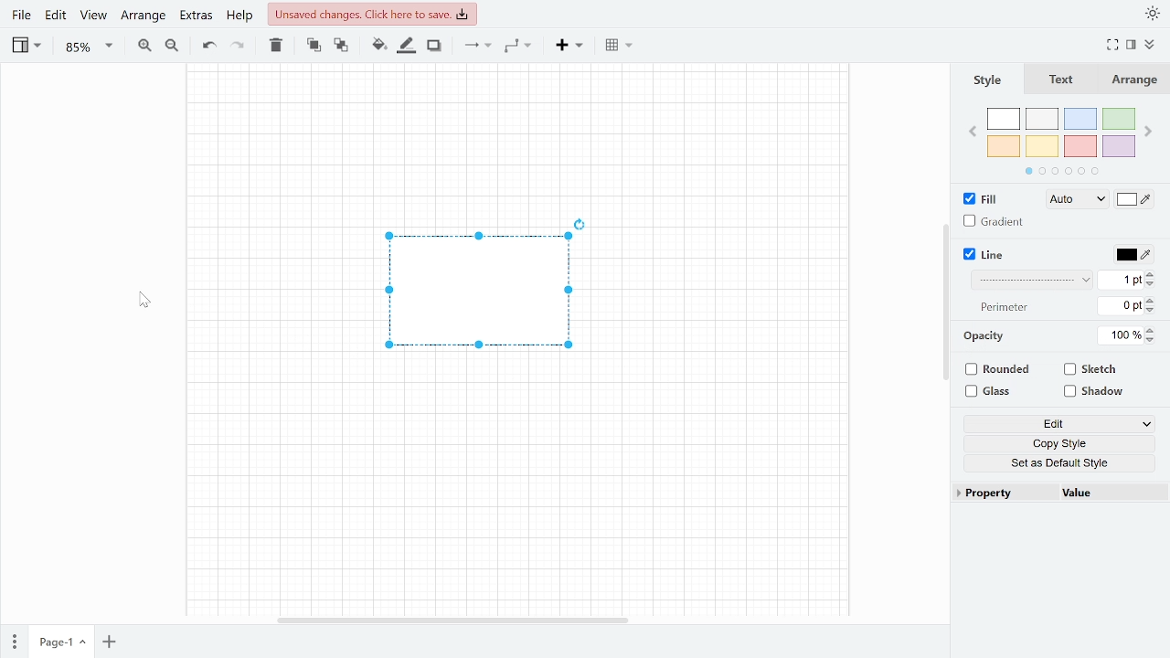  I want to click on Unsaved changes. Click here to save., so click(373, 12).